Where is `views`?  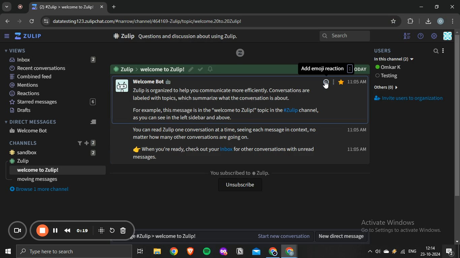 views is located at coordinates (15, 50).